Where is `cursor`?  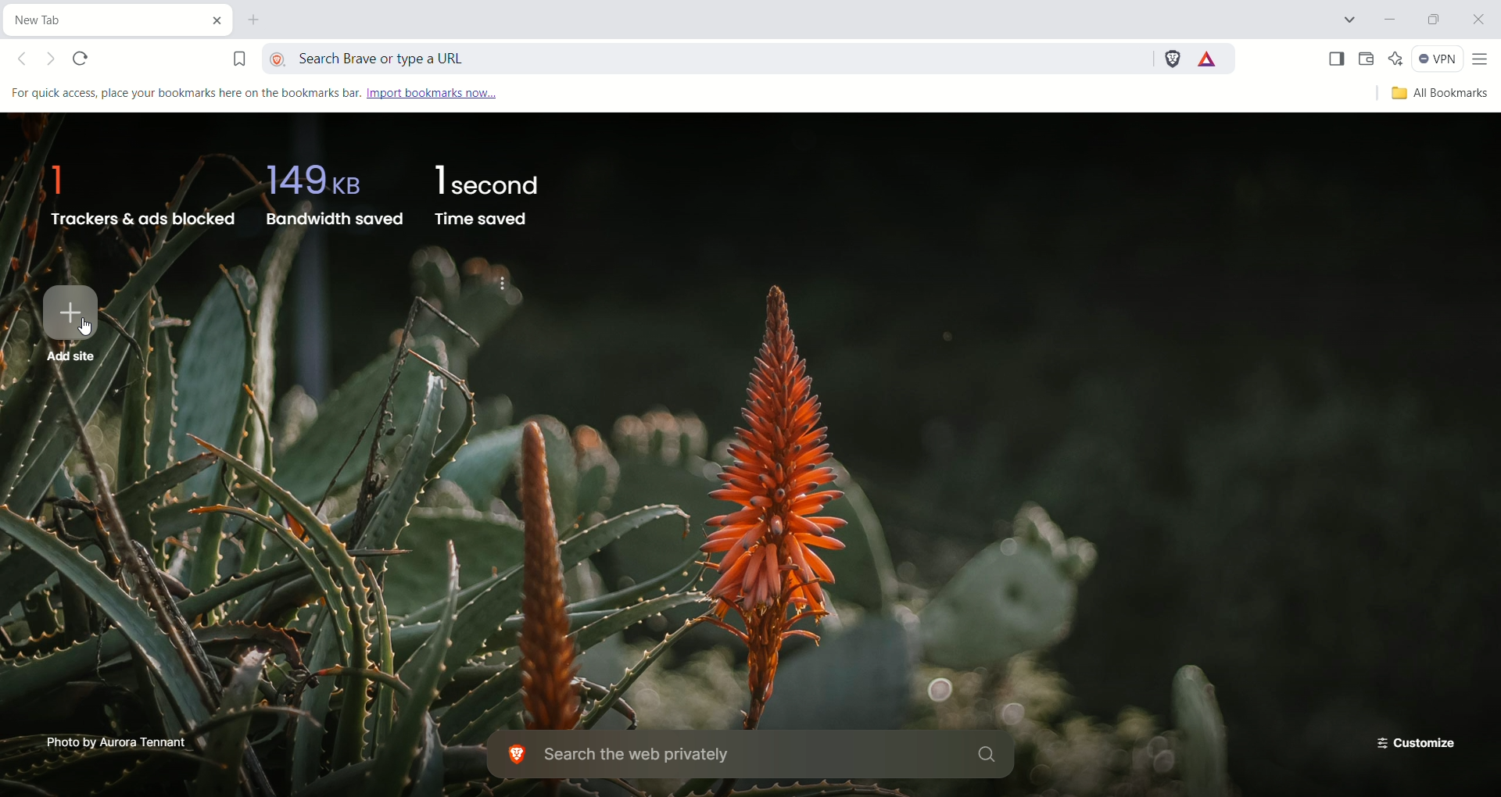 cursor is located at coordinates (87, 327).